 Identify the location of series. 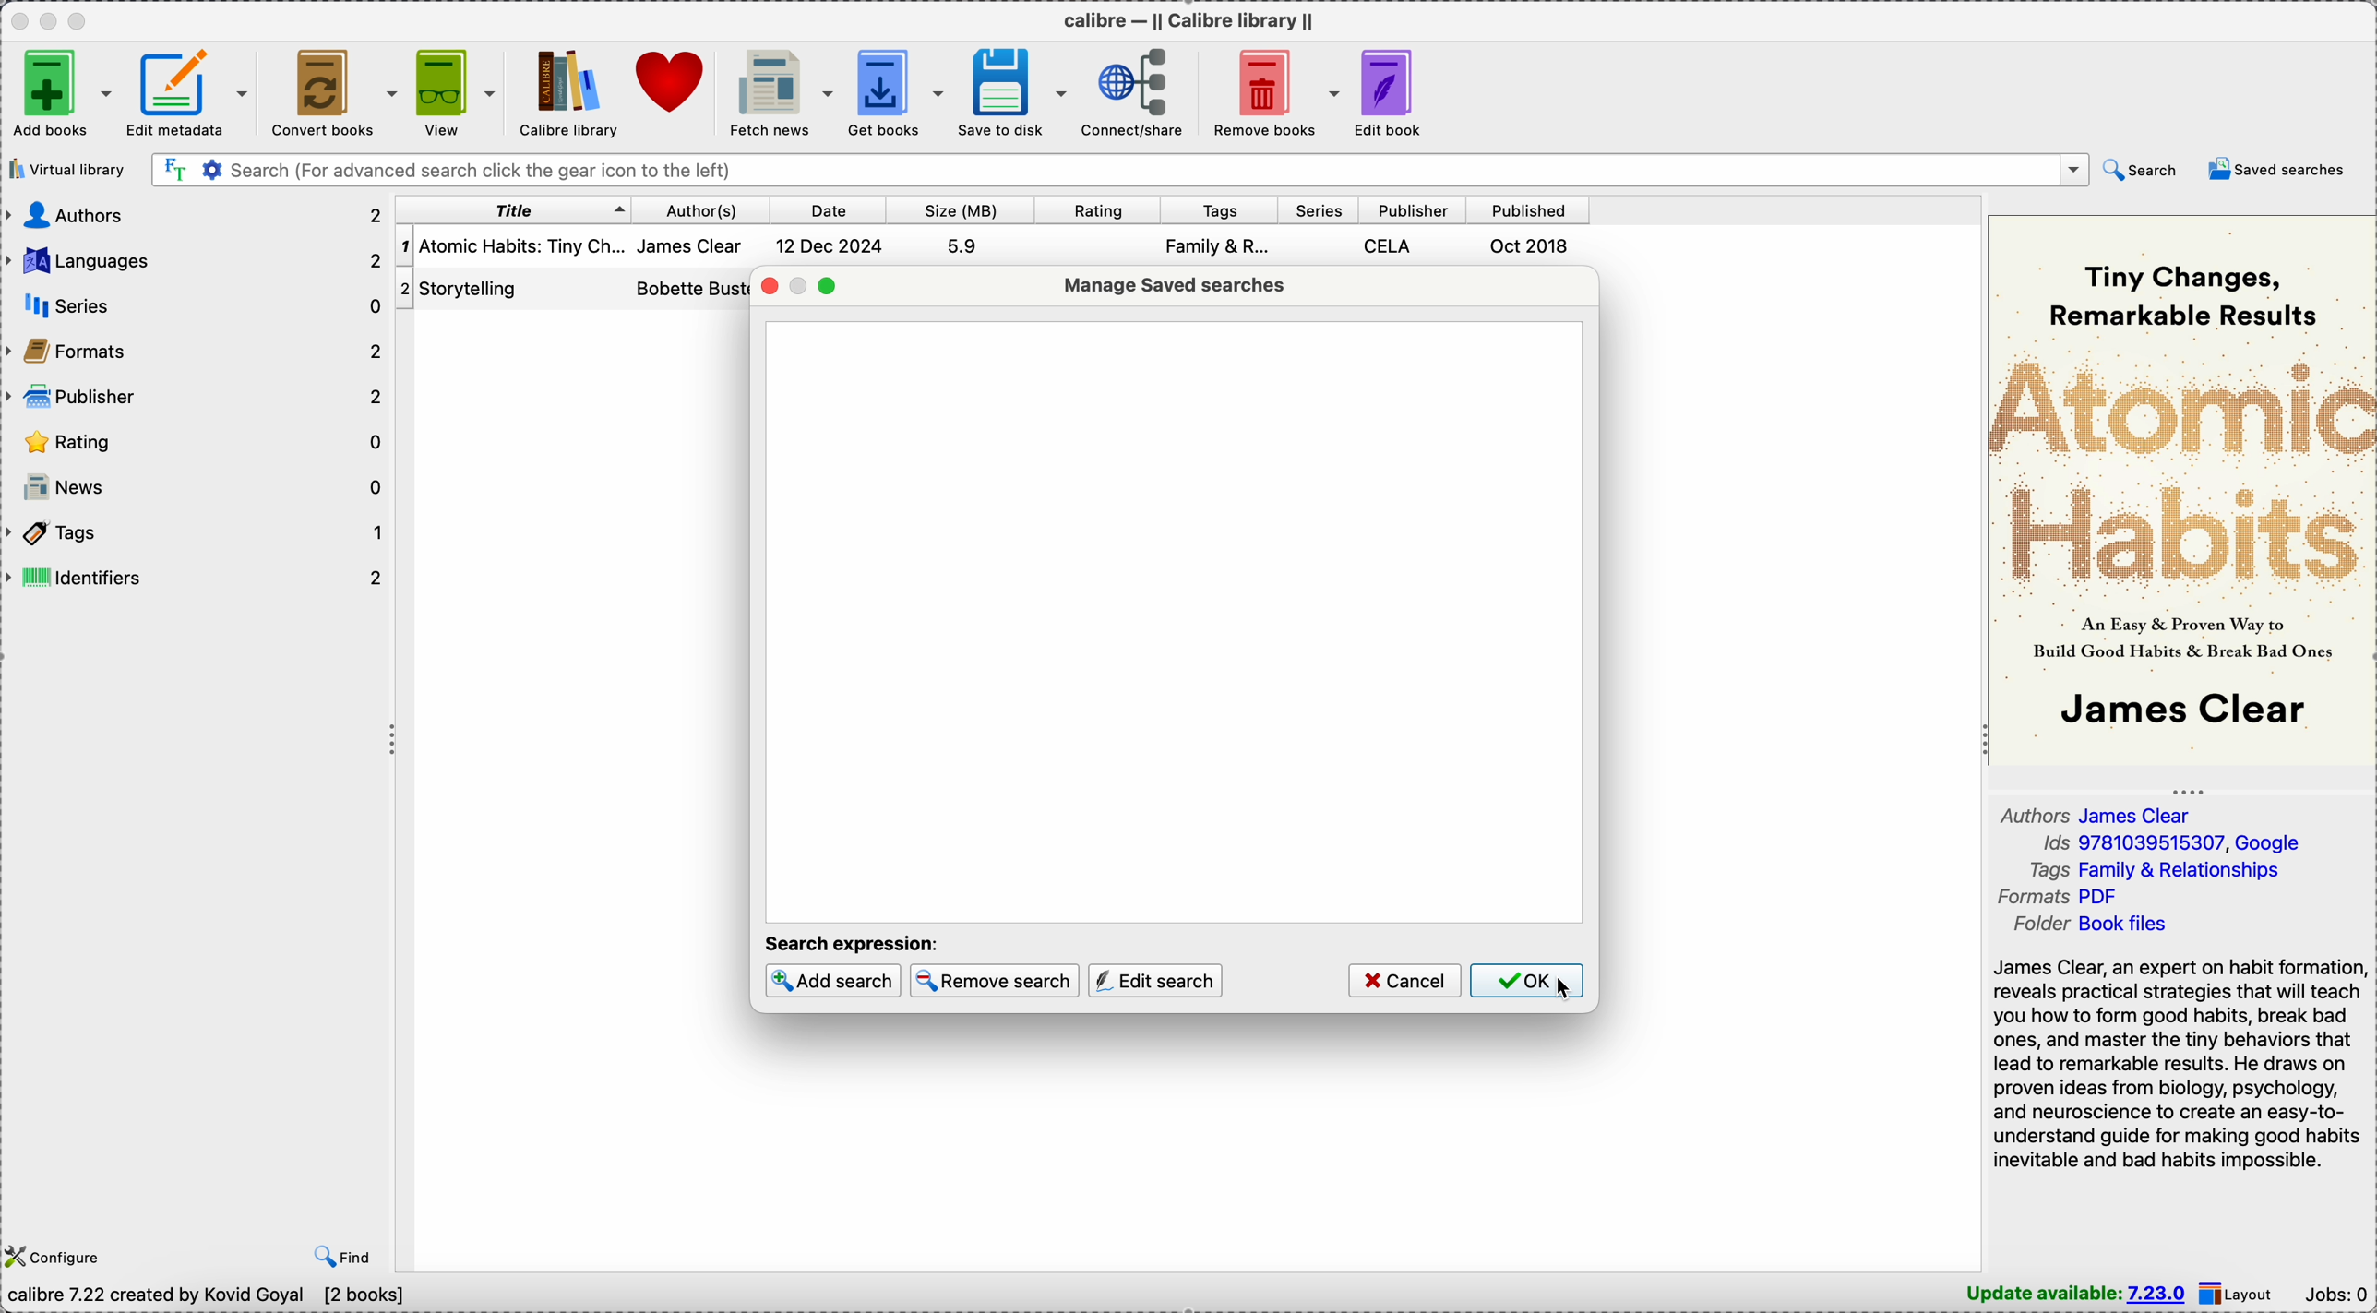
(1311, 210).